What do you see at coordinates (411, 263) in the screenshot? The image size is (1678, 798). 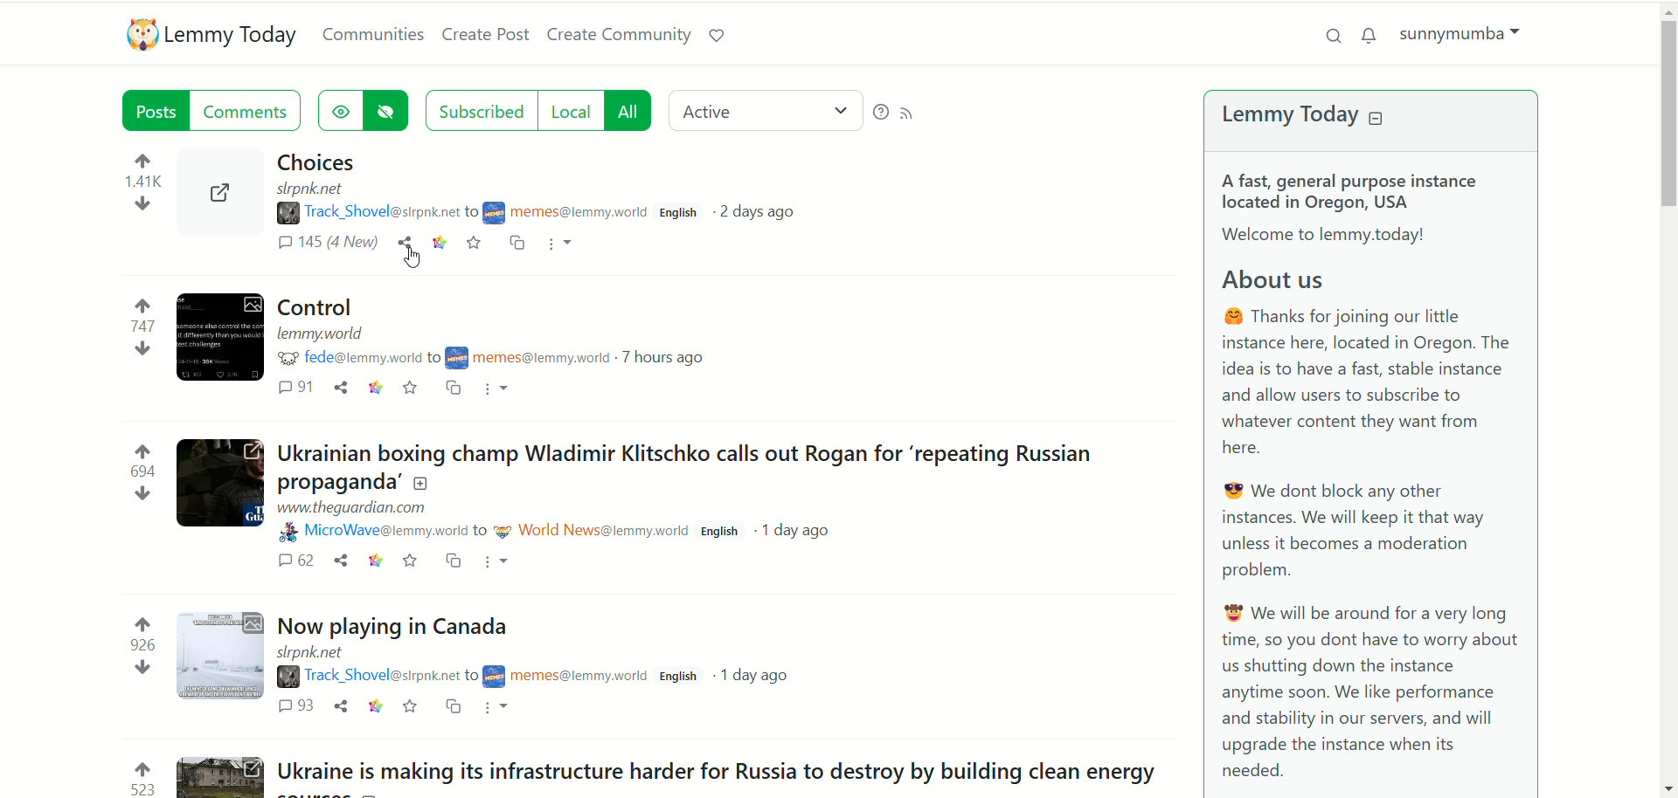 I see `Pointer` at bounding box center [411, 263].